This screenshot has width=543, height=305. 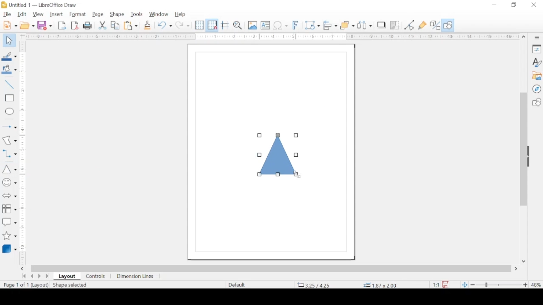 What do you see at coordinates (225, 25) in the screenshot?
I see `helplines while moving` at bounding box center [225, 25].